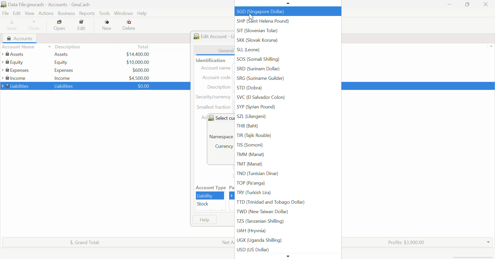  I want to click on SGD (Singapore Dollar), so click(287, 11).